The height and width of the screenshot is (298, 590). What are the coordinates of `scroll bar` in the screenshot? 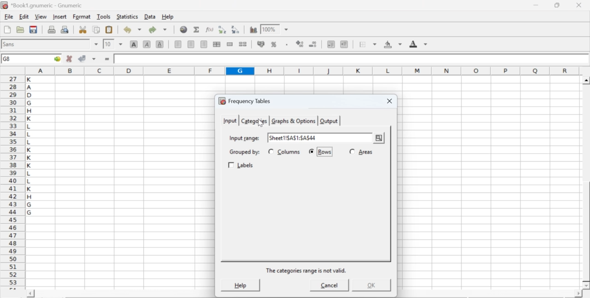 It's located at (586, 183).